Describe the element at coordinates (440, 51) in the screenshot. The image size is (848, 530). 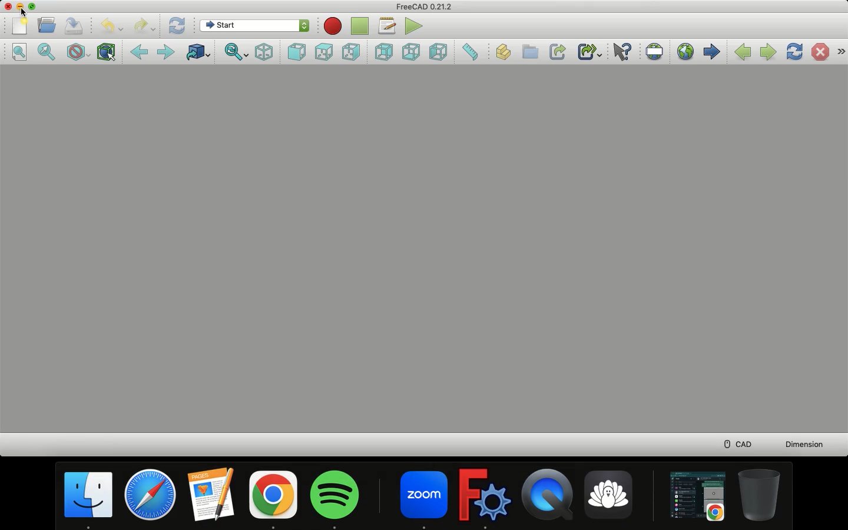
I see `Left` at that location.